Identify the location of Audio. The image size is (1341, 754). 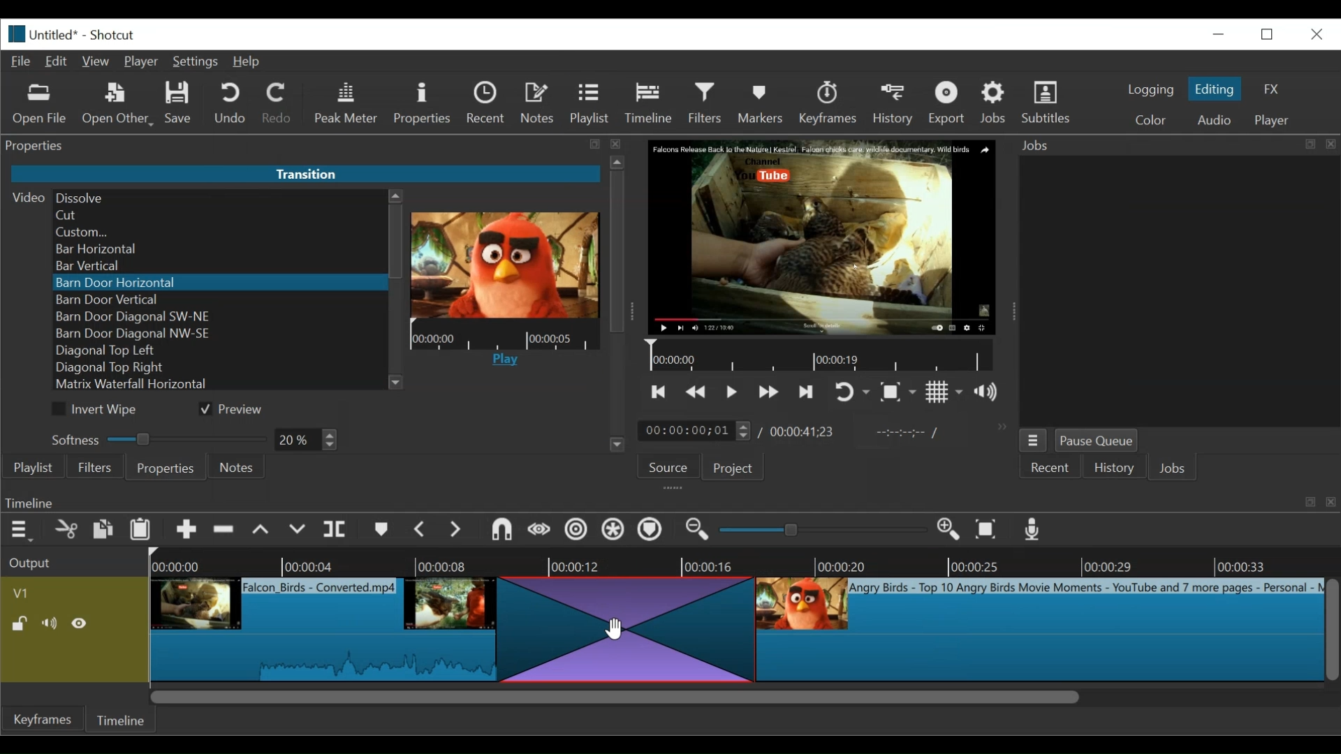
(1213, 120).